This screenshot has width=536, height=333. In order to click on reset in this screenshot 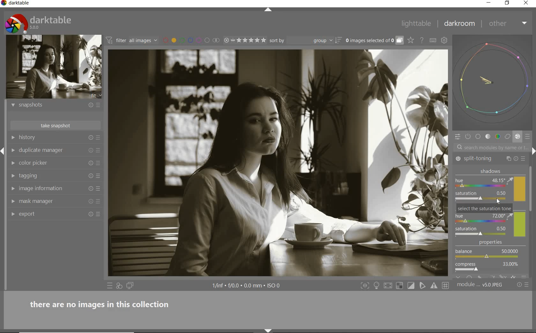, I will do `click(90, 215)`.